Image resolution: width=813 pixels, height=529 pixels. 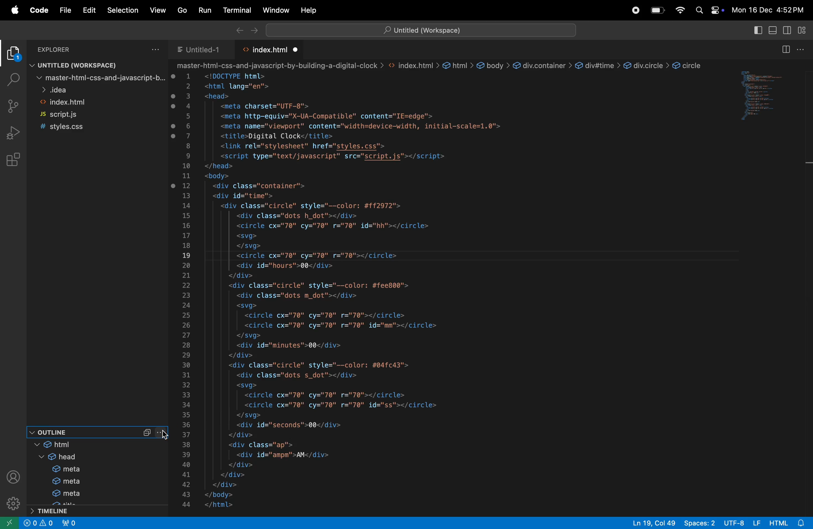 I want to click on js.script, so click(x=74, y=114).